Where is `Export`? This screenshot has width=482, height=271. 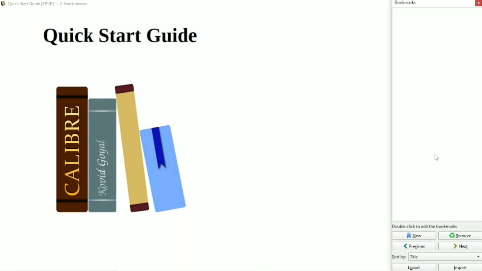
Export is located at coordinates (414, 267).